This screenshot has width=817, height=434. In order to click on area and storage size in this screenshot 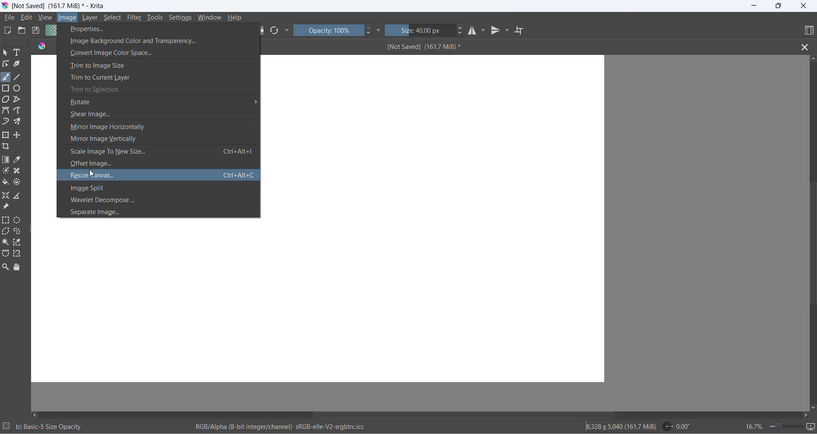, I will do `click(621, 426)`.